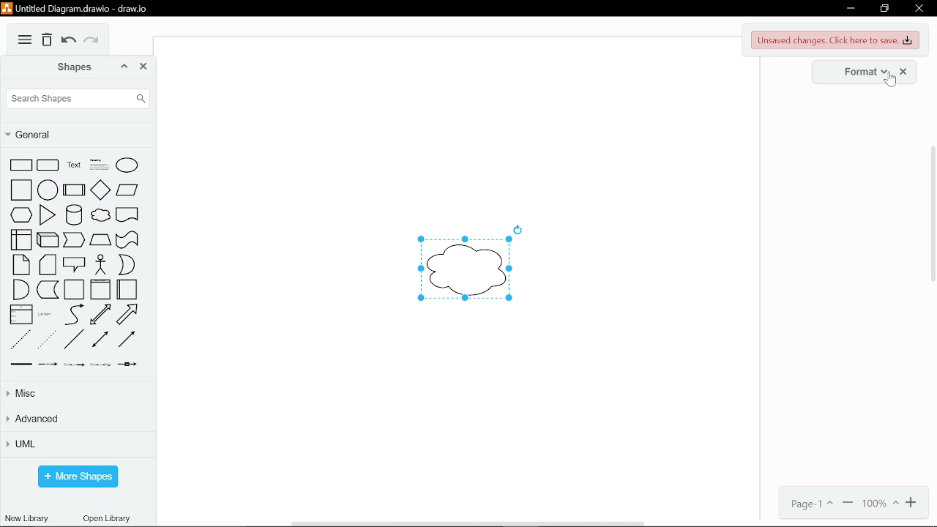  What do you see at coordinates (127, 240) in the screenshot?
I see `tape` at bounding box center [127, 240].